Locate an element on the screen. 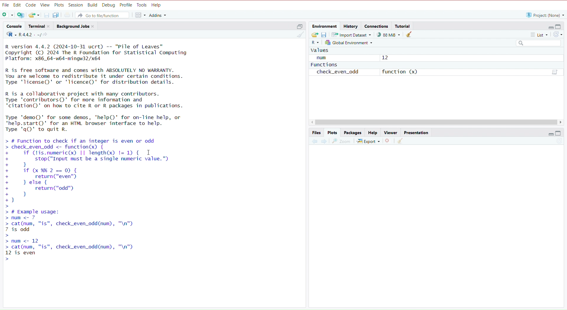 Image resolution: width=567 pixels, height=310 pixels. edit is located at coordinates (17, 5).